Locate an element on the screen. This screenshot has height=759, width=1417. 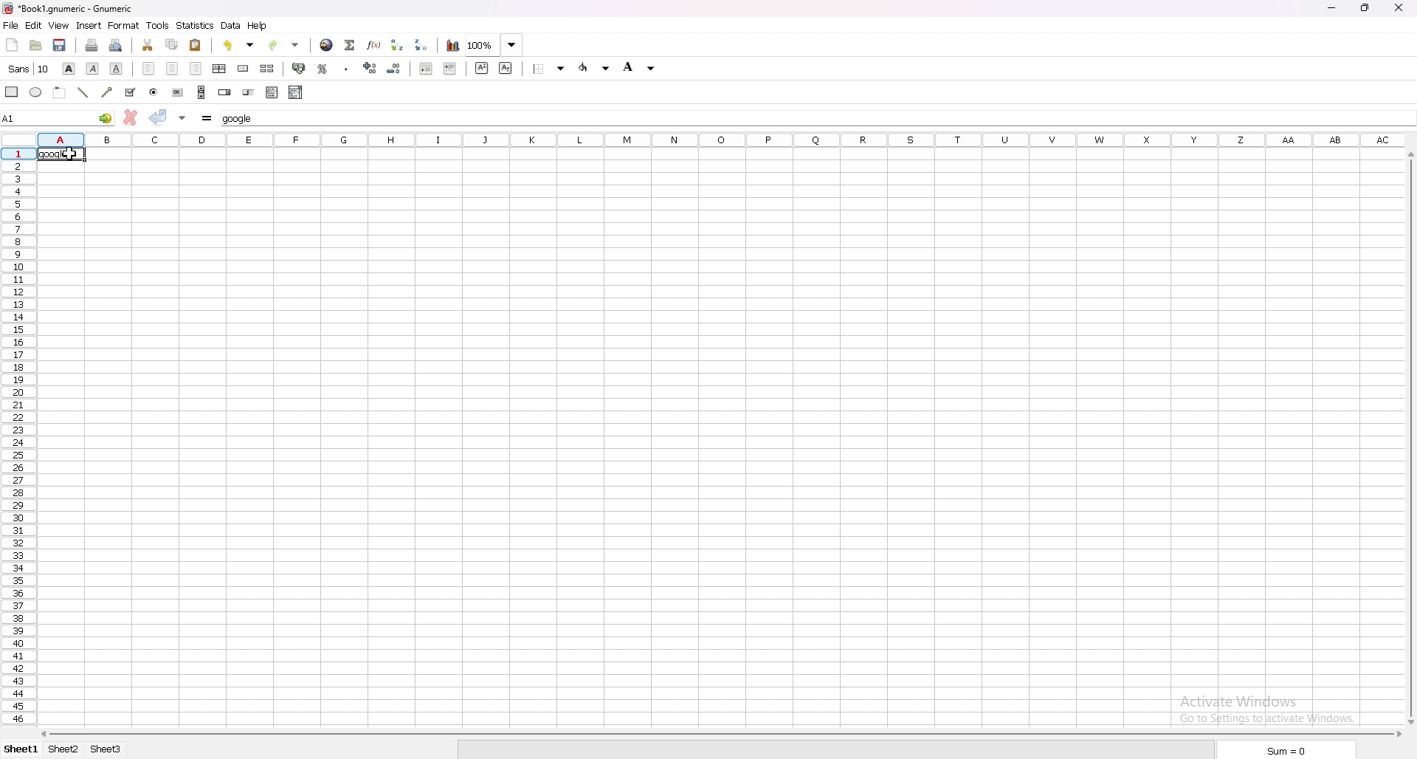
zoom is located at coordinates (494, 44).